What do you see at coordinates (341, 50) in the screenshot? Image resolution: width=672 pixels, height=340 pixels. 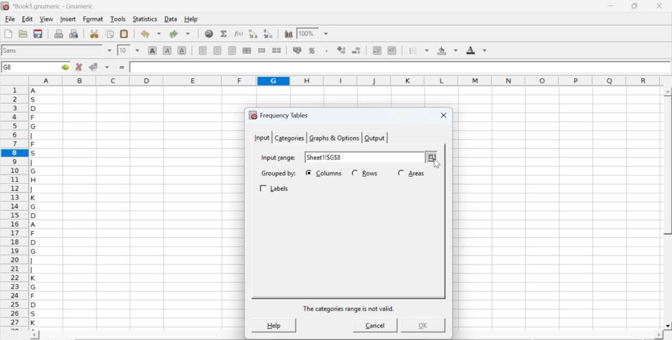 I see `decrease number of decimals displayed` at bounding box center [341, 50].